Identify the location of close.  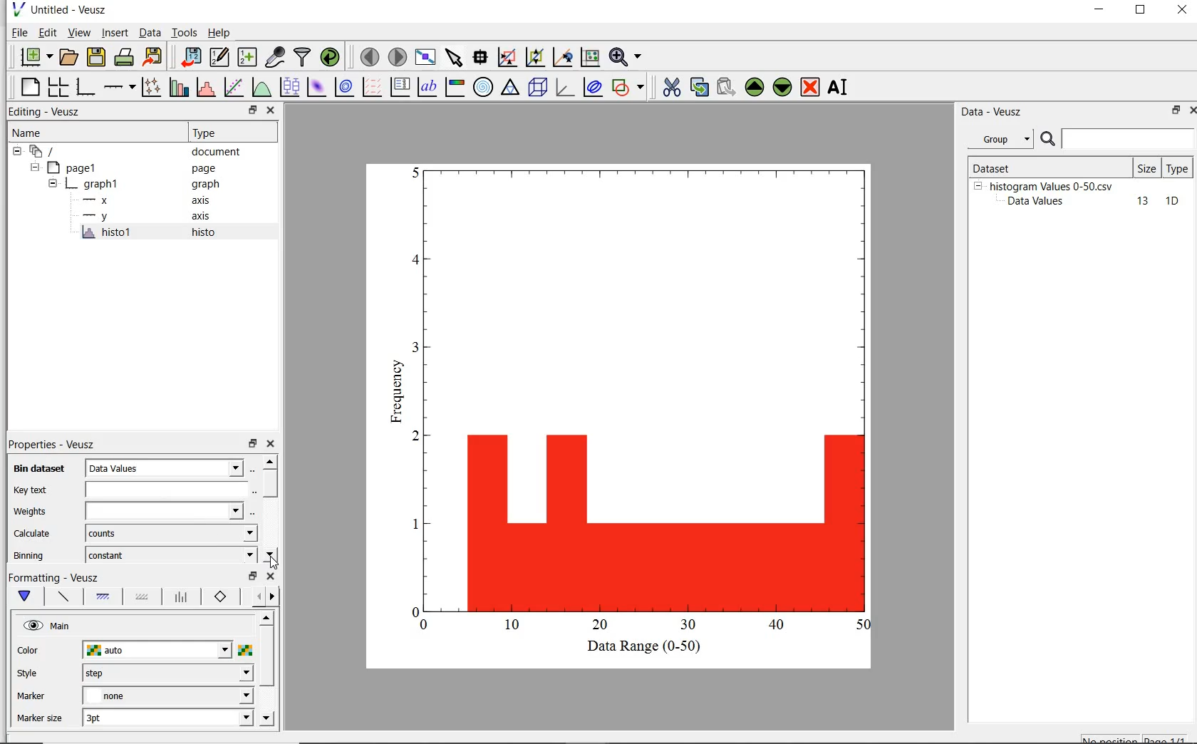
(272, 444).